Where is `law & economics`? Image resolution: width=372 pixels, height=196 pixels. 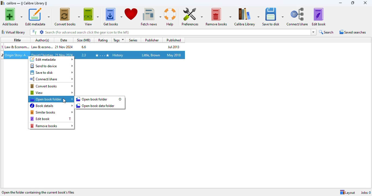 law & economics is located at coordinates (17, 47).